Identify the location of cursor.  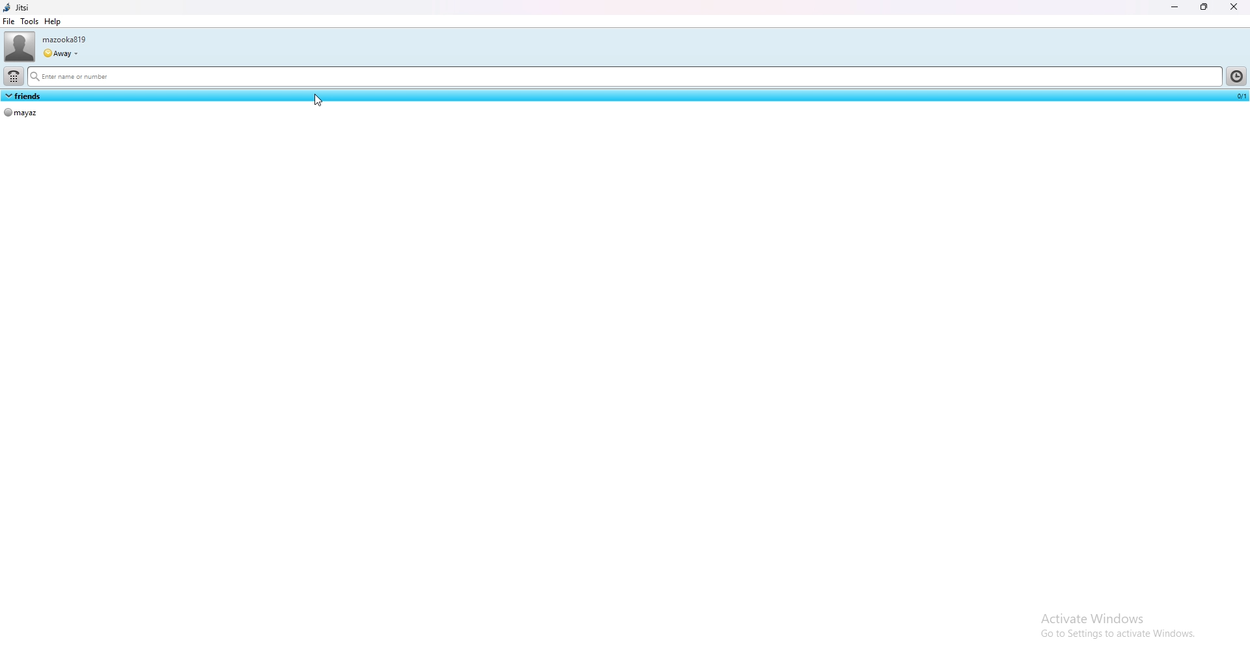
(320, 99).